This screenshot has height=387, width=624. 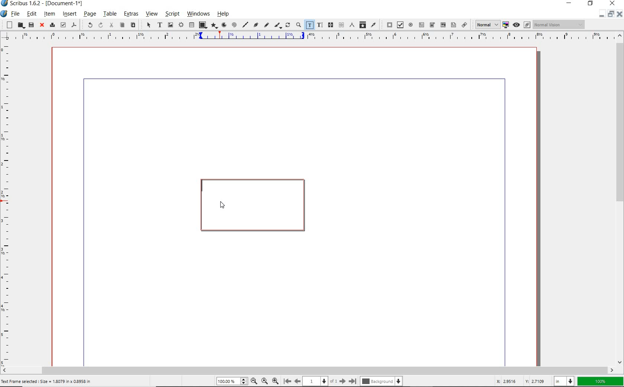 What do you see at coordinates (47, 382) in the screenshot?
I see `Text Frame selected : Size = 1.8079 in x 0.8958 in’` at bounding box center [47, 382].